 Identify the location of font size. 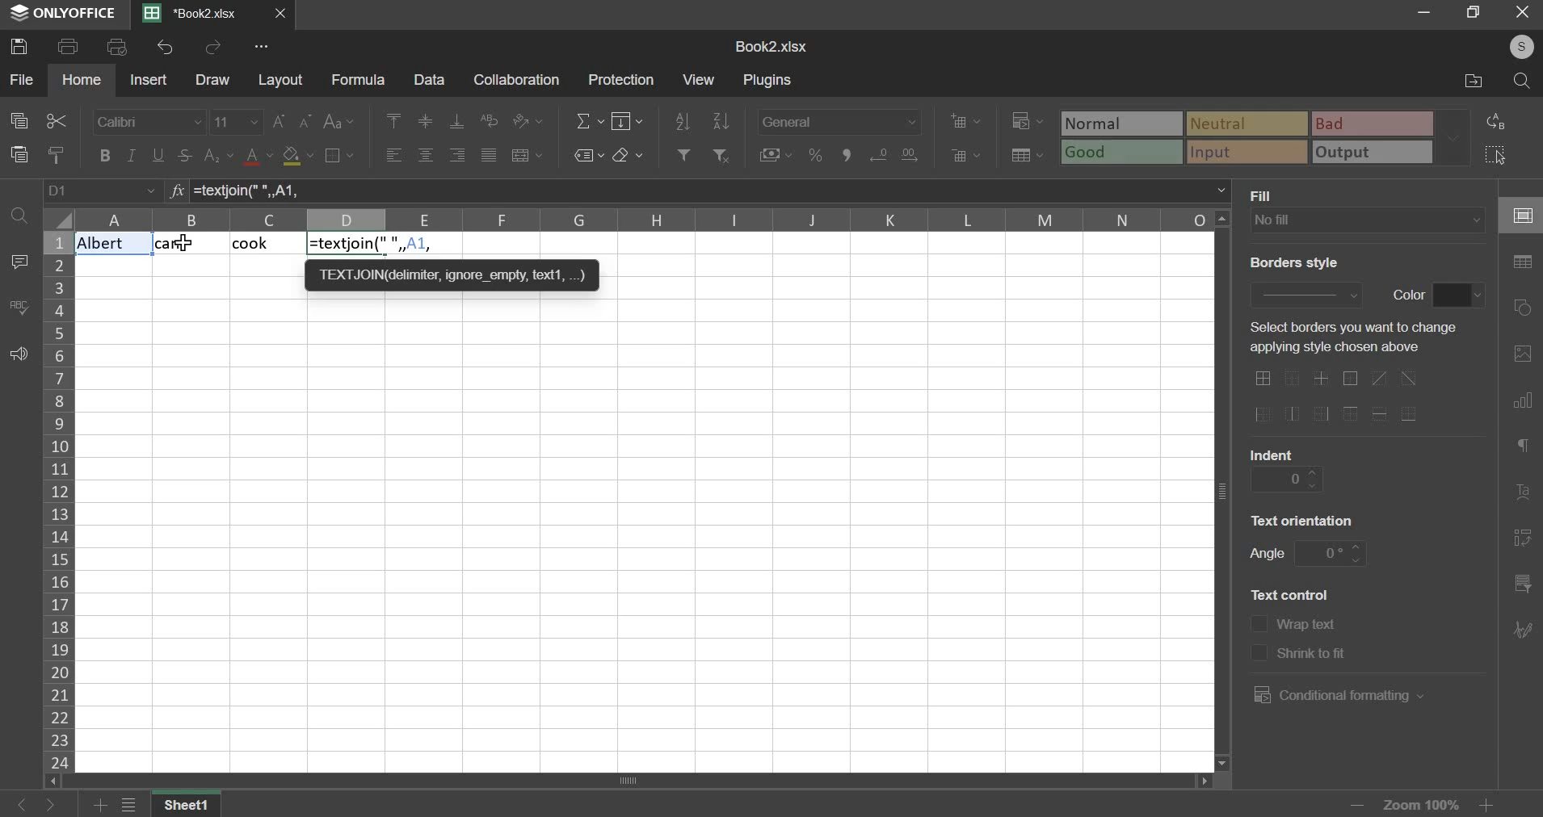
(237, 121).